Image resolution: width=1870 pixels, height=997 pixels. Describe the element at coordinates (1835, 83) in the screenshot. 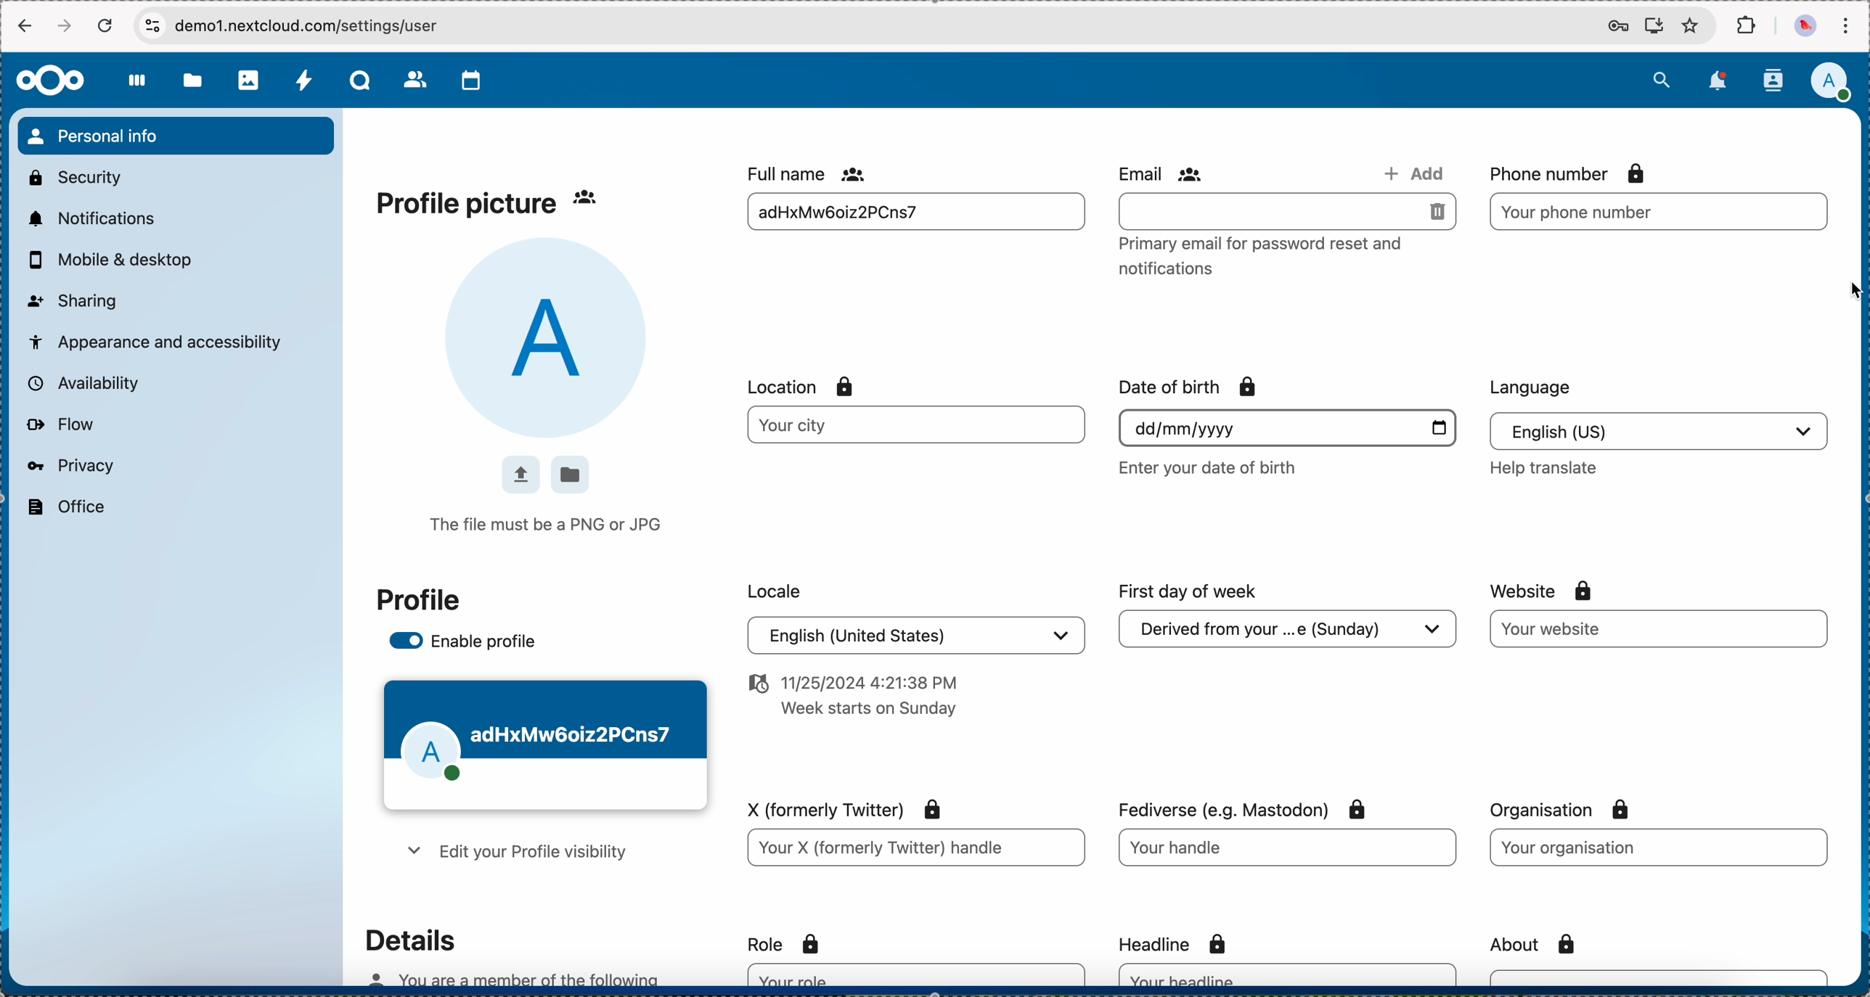

I see `click on user profile` at that location.